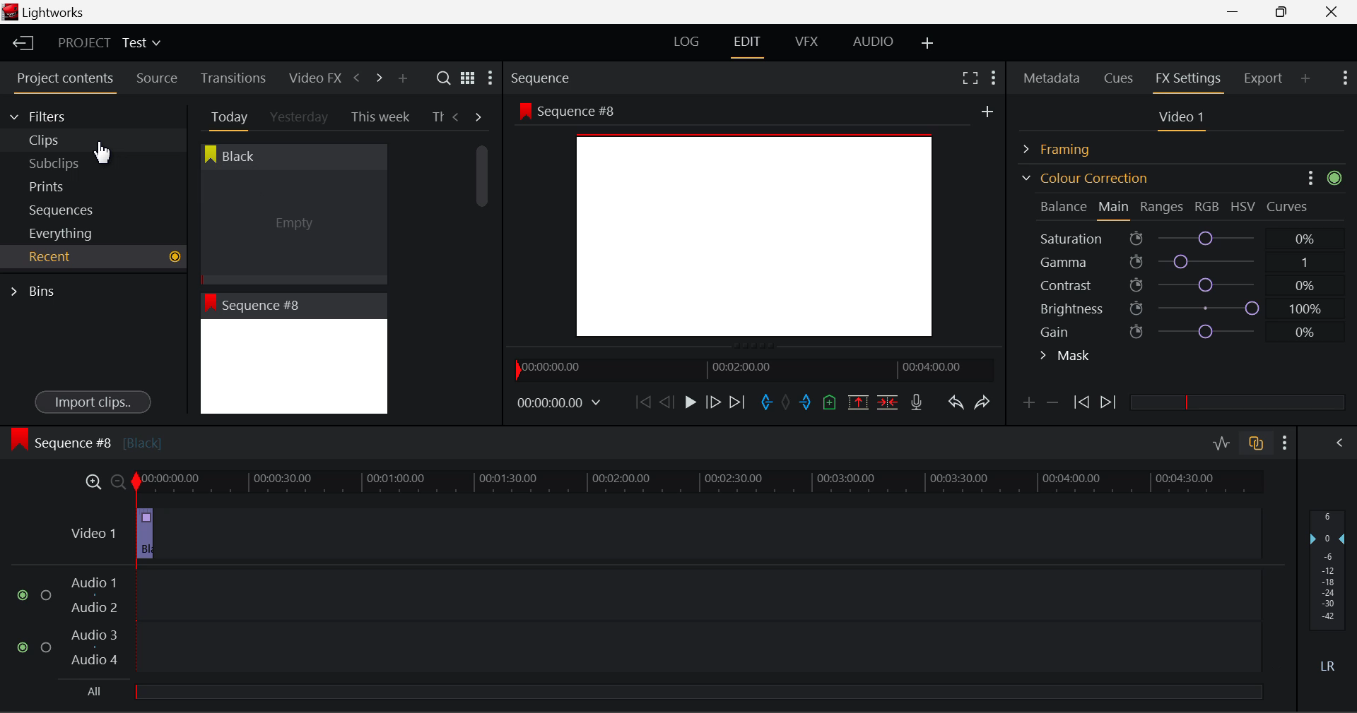  I want to click on To End, so click(737, 402).